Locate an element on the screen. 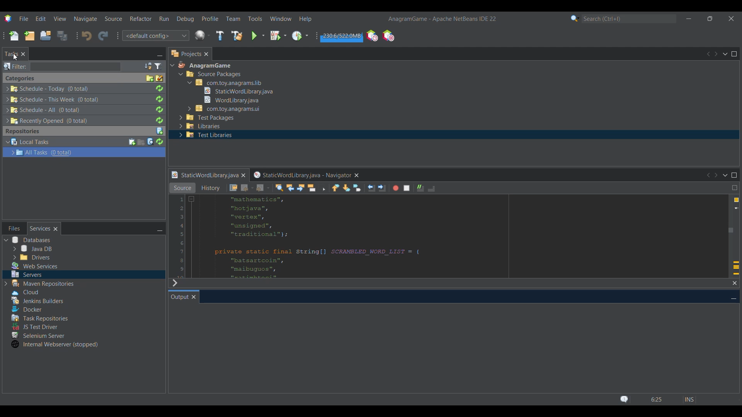   is located at coordinates (54, 344).